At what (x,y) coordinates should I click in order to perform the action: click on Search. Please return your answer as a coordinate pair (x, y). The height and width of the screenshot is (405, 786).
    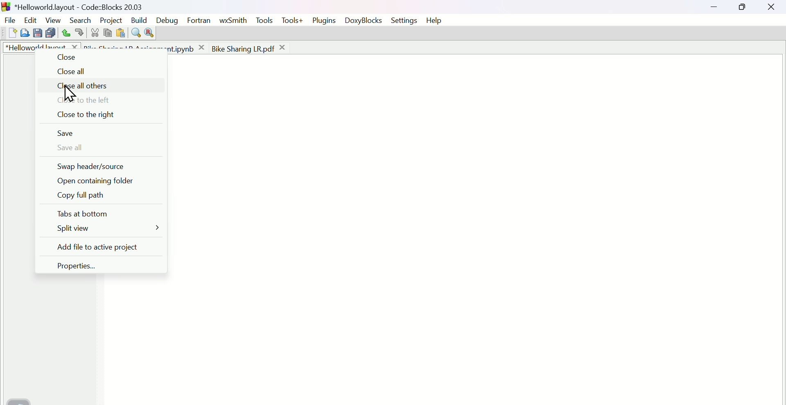
    Looking at the image, I should click on (80, 20).